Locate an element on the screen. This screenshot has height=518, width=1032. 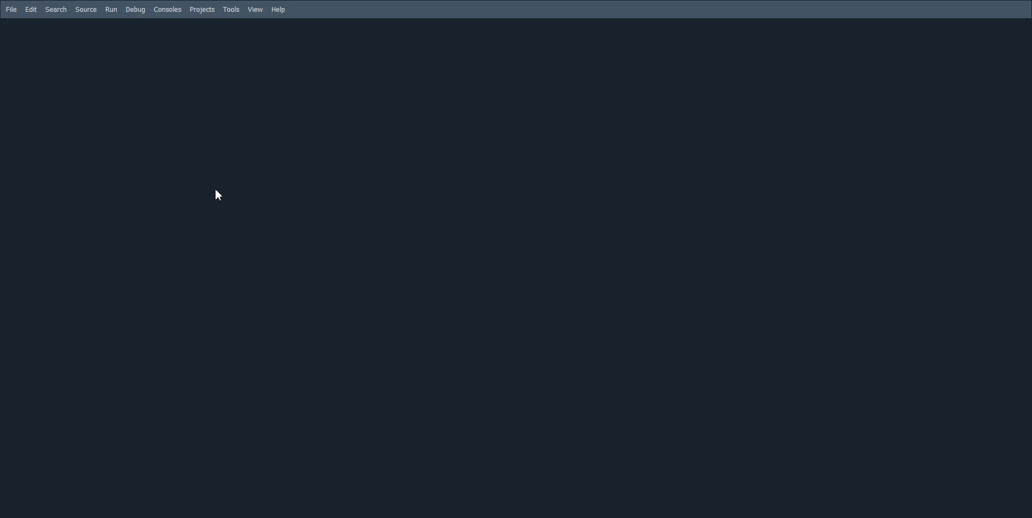
View is located at coordinates (255, 9).